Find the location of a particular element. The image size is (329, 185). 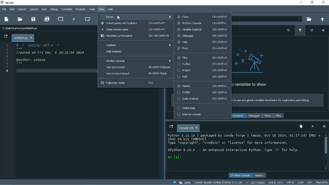

Projects is located at coordinates (80, 9).